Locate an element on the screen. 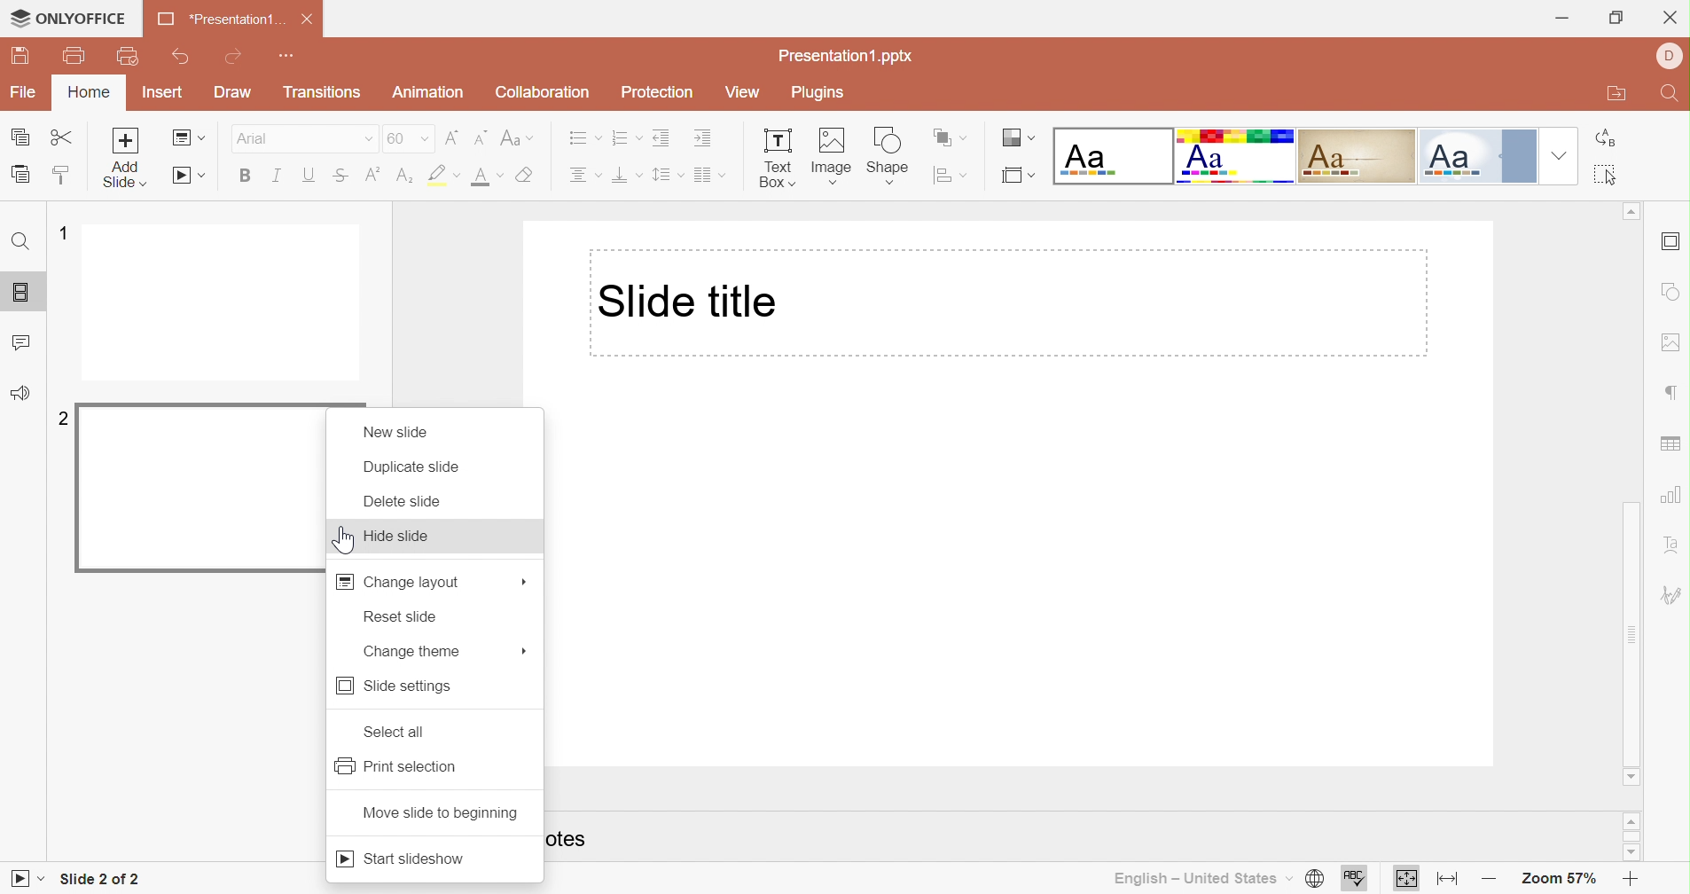 This screenshot has width=1690, height=894. ONLYOFFICE is located at coordinates (69, 19).